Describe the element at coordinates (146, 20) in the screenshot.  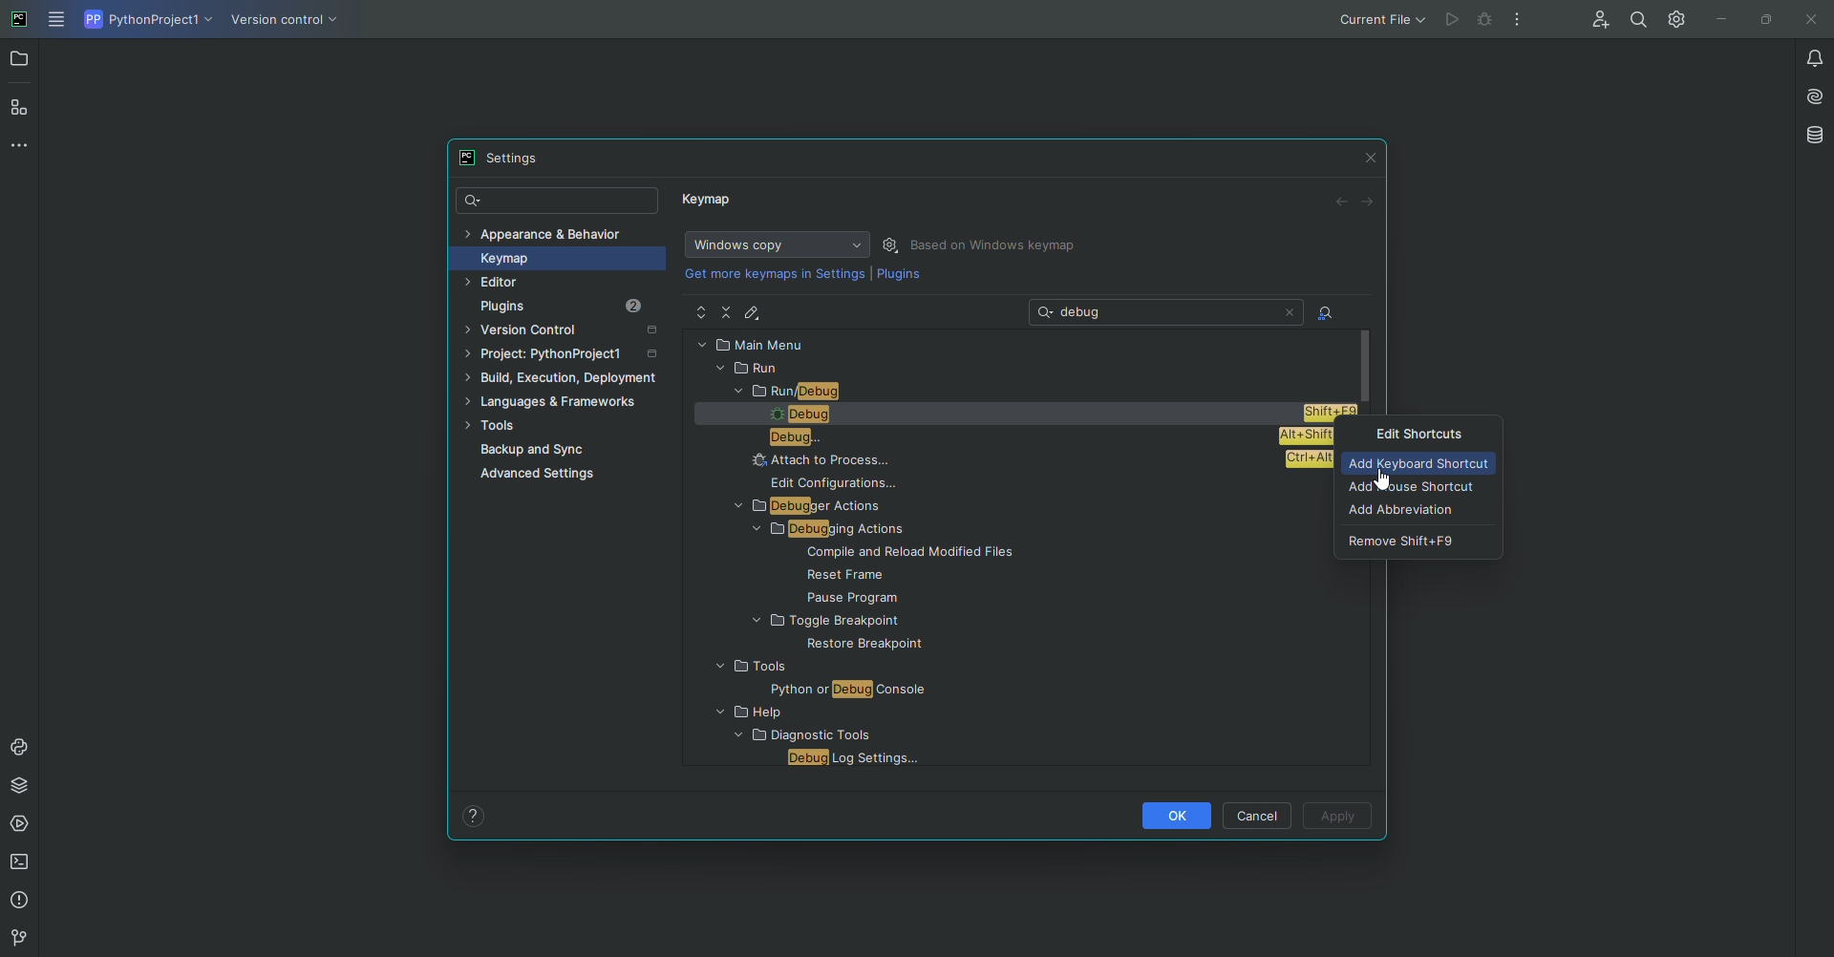
I see `Python project` at that location.